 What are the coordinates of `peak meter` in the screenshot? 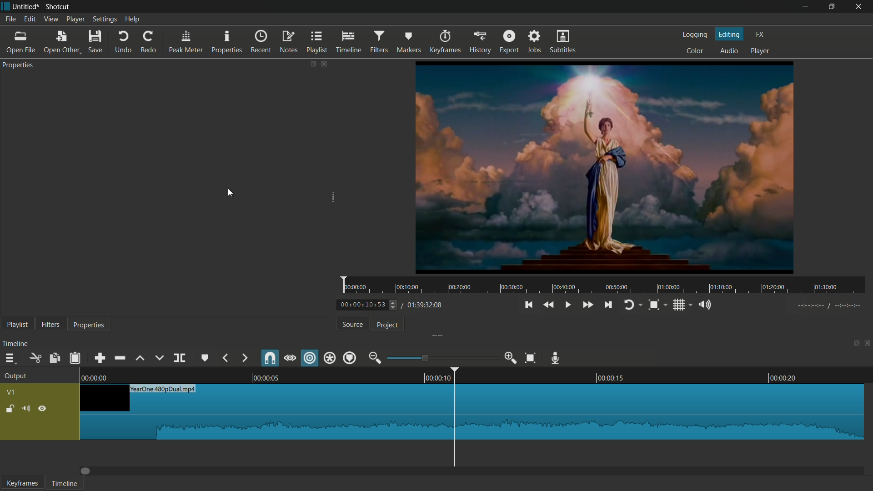 It's located at (186, 41).